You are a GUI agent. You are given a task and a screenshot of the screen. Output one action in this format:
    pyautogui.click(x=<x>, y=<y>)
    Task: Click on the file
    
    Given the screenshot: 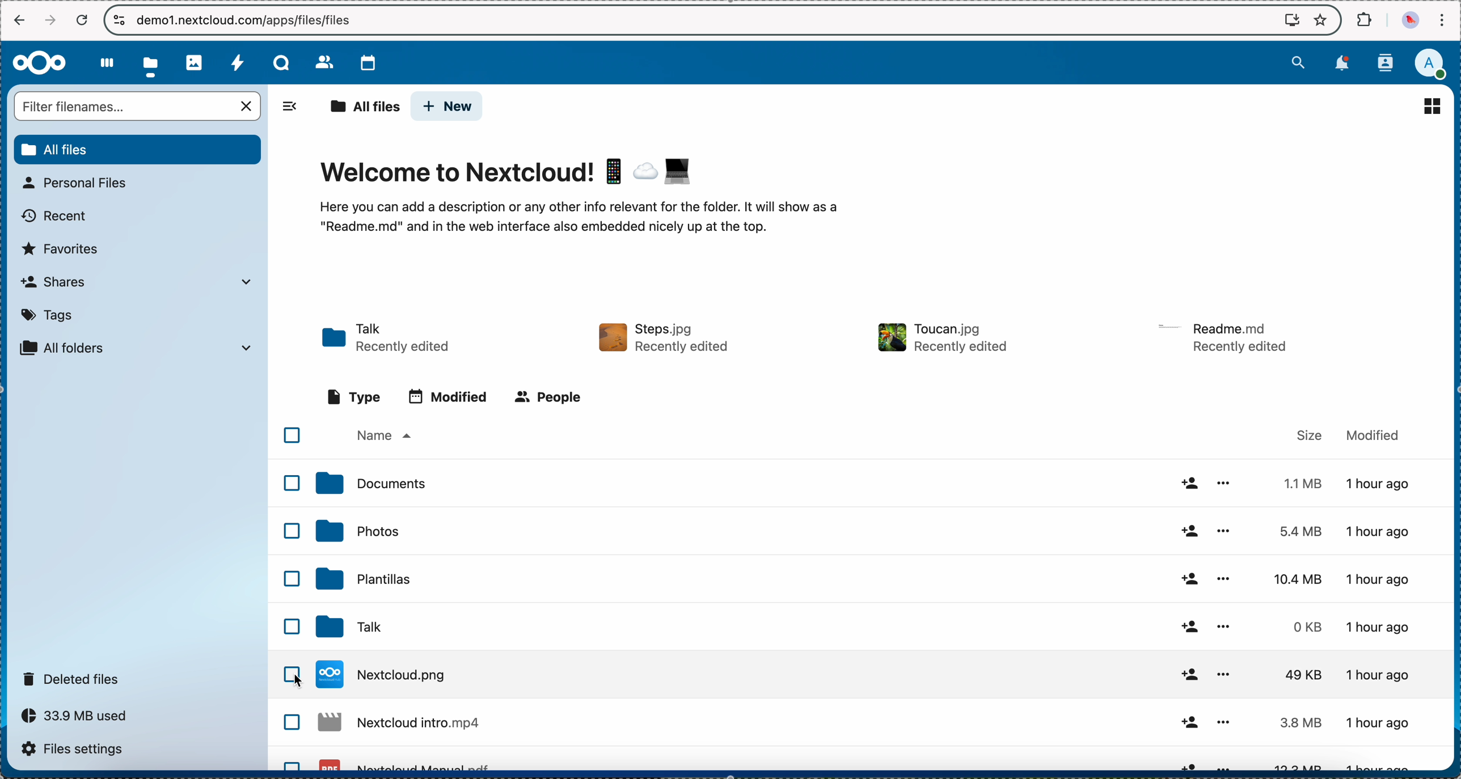 What is the action you would take?
    pyautogui.click(x=868, y=763)
    